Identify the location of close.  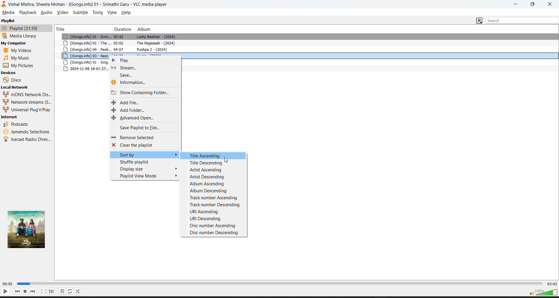
(552, 4).